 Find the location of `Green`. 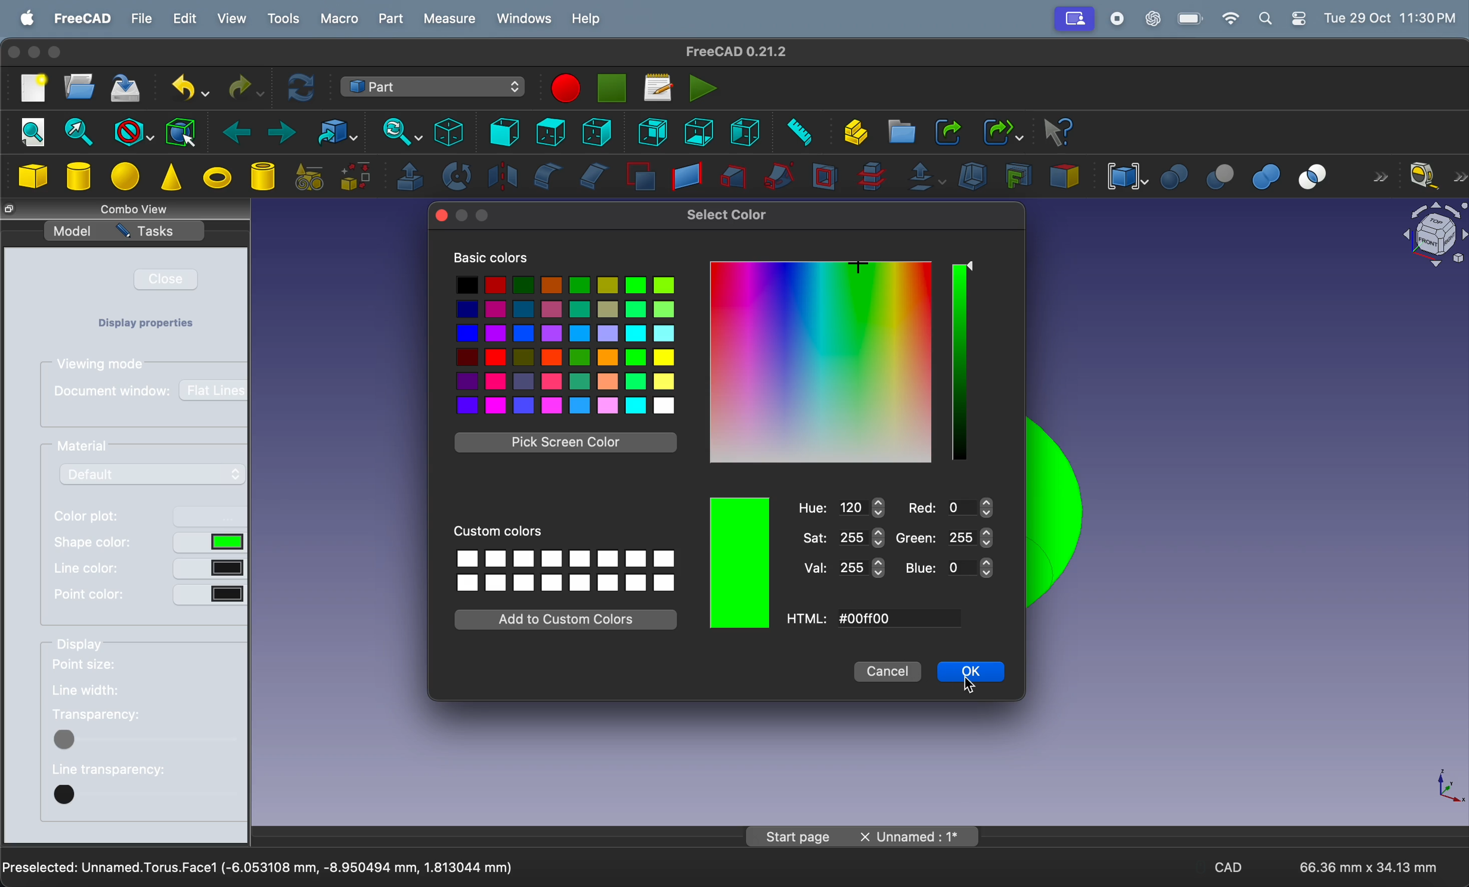

Green is located at coordinates (945, 537).